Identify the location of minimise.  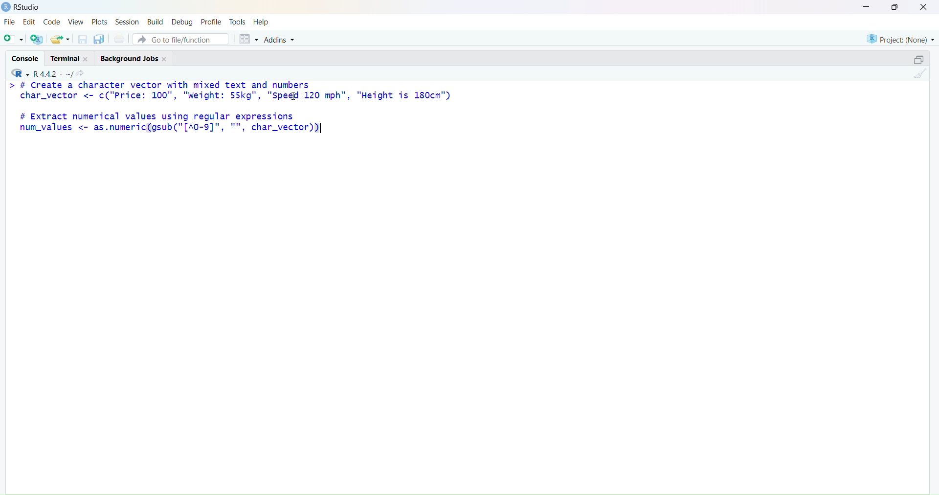
(867, 6).